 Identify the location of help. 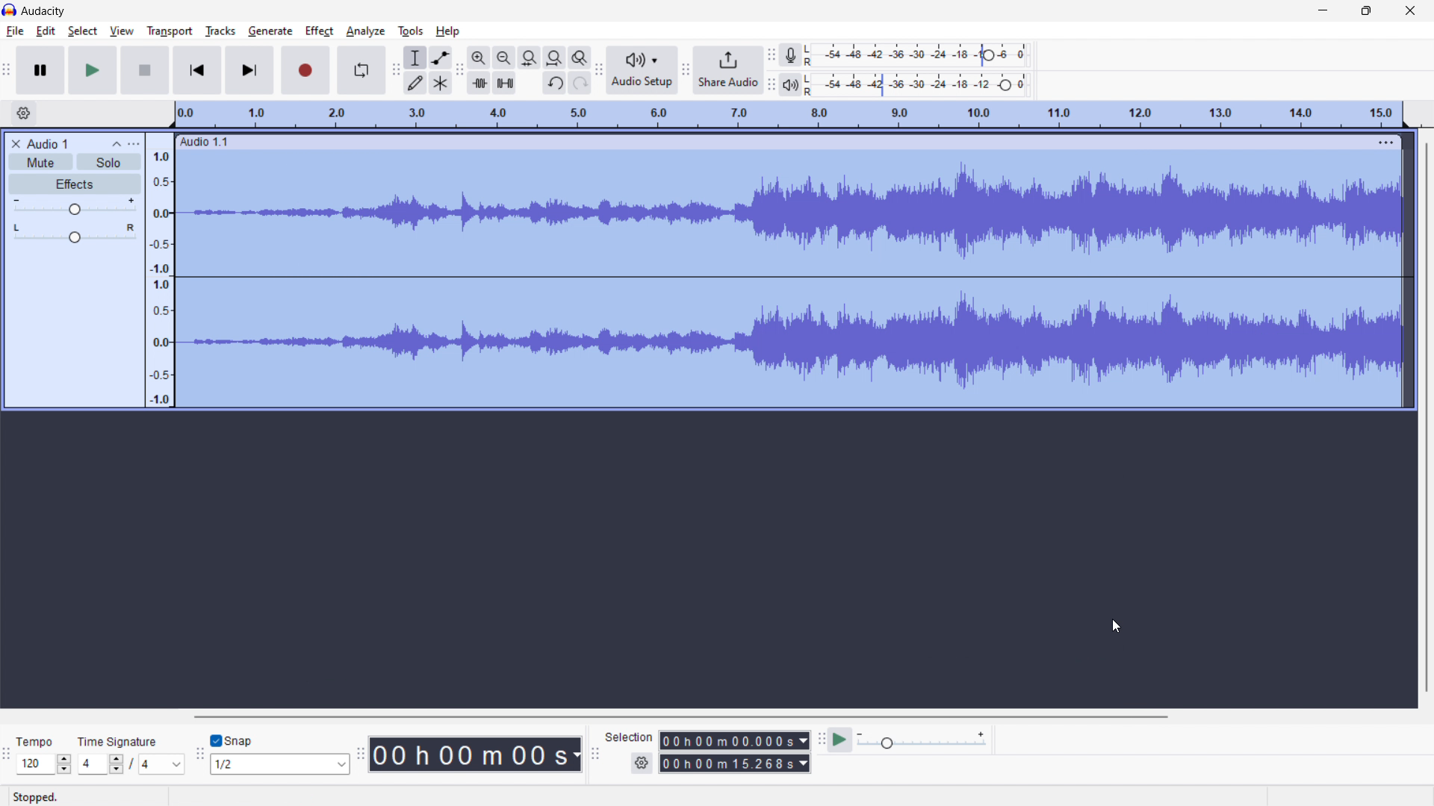
(449, 31).